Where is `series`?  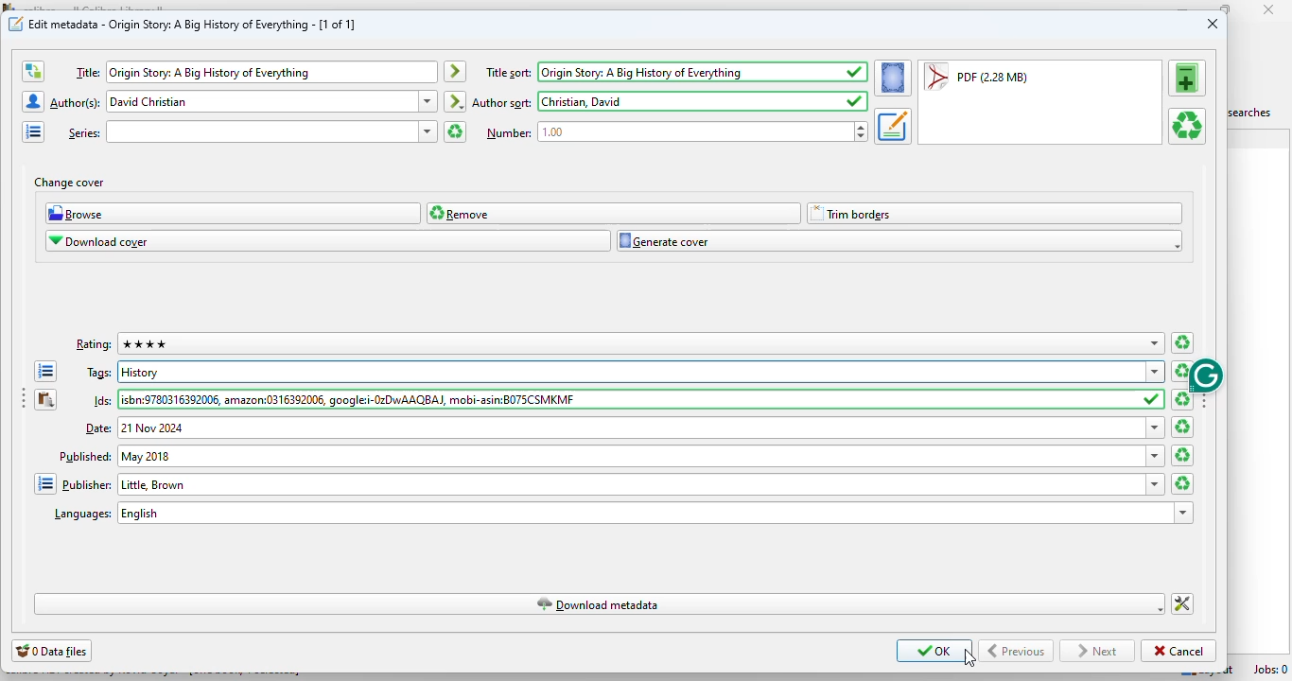
series is located at coordinates (262, 131).